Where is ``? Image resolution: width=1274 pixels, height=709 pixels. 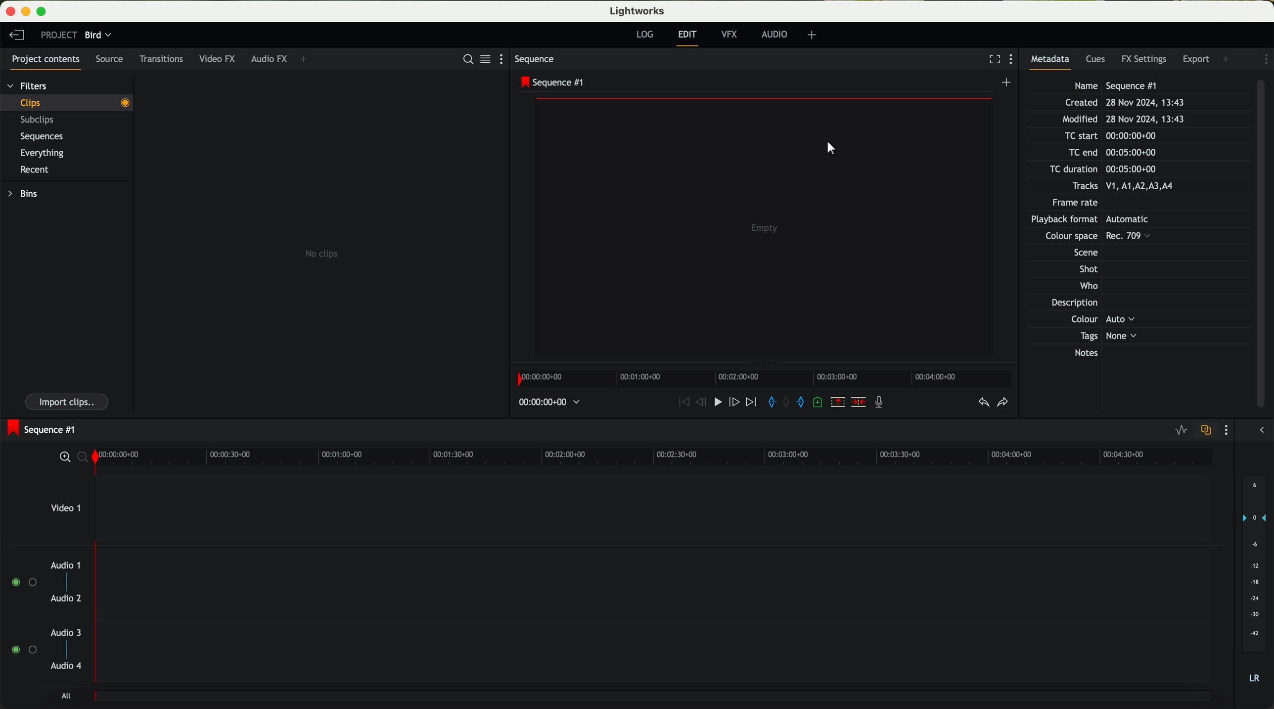  is located at coordinates (654, 654).